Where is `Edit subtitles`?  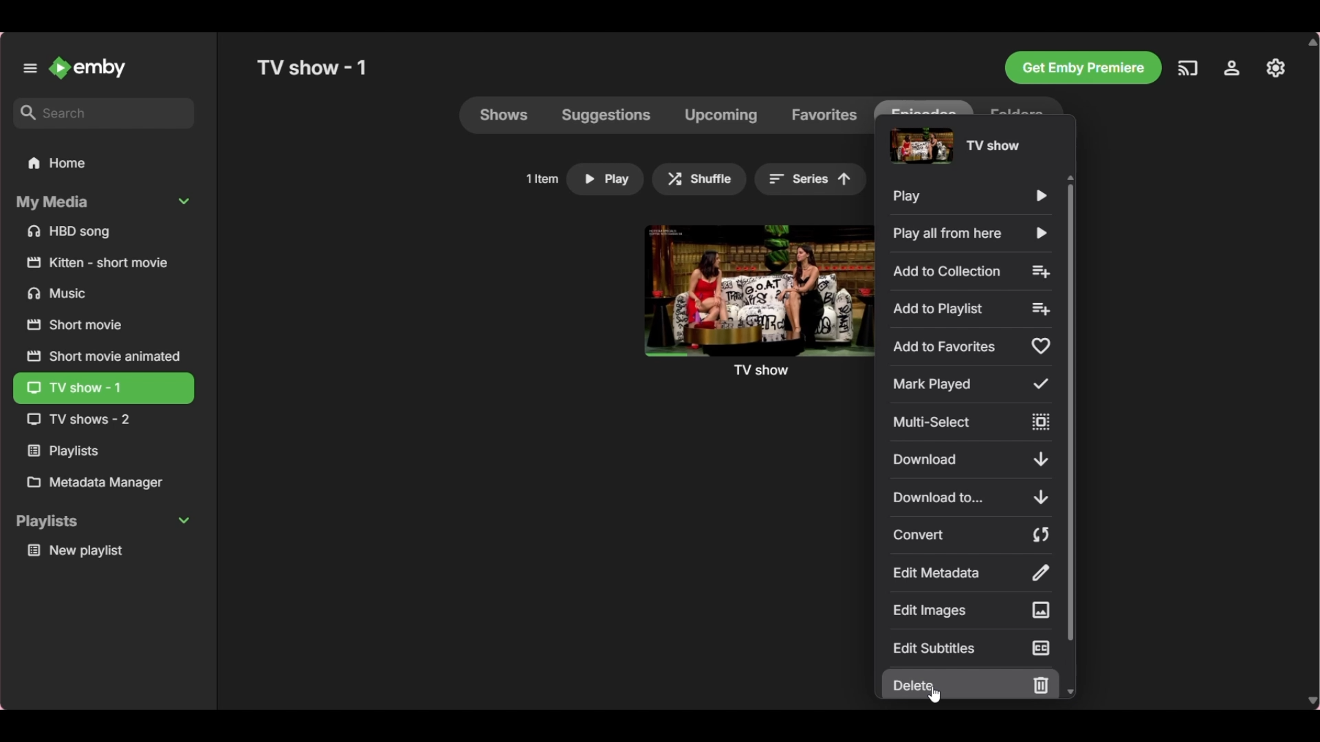 Edit subtitles is located at coordinates (972, 647).